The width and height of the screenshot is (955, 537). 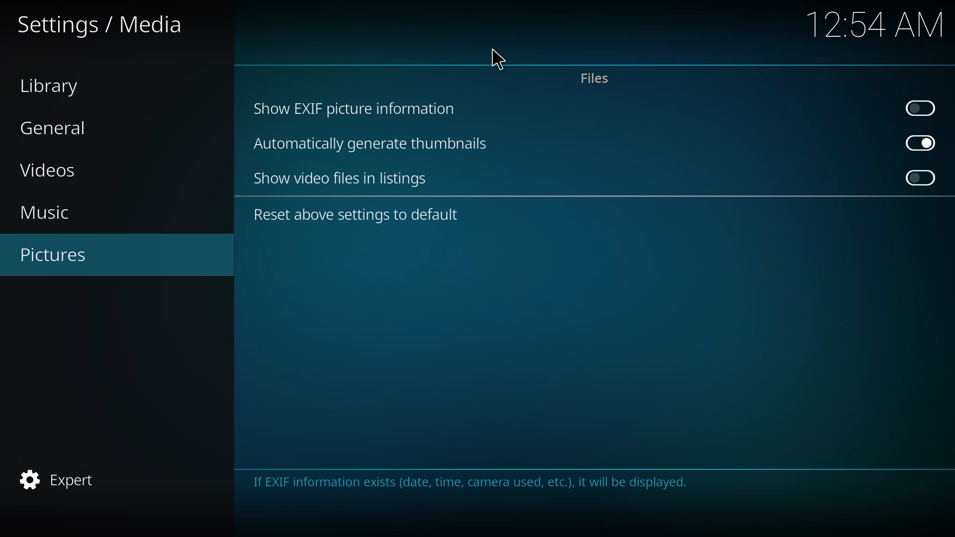 I want to click on disabled, so click(x=923, y=177).